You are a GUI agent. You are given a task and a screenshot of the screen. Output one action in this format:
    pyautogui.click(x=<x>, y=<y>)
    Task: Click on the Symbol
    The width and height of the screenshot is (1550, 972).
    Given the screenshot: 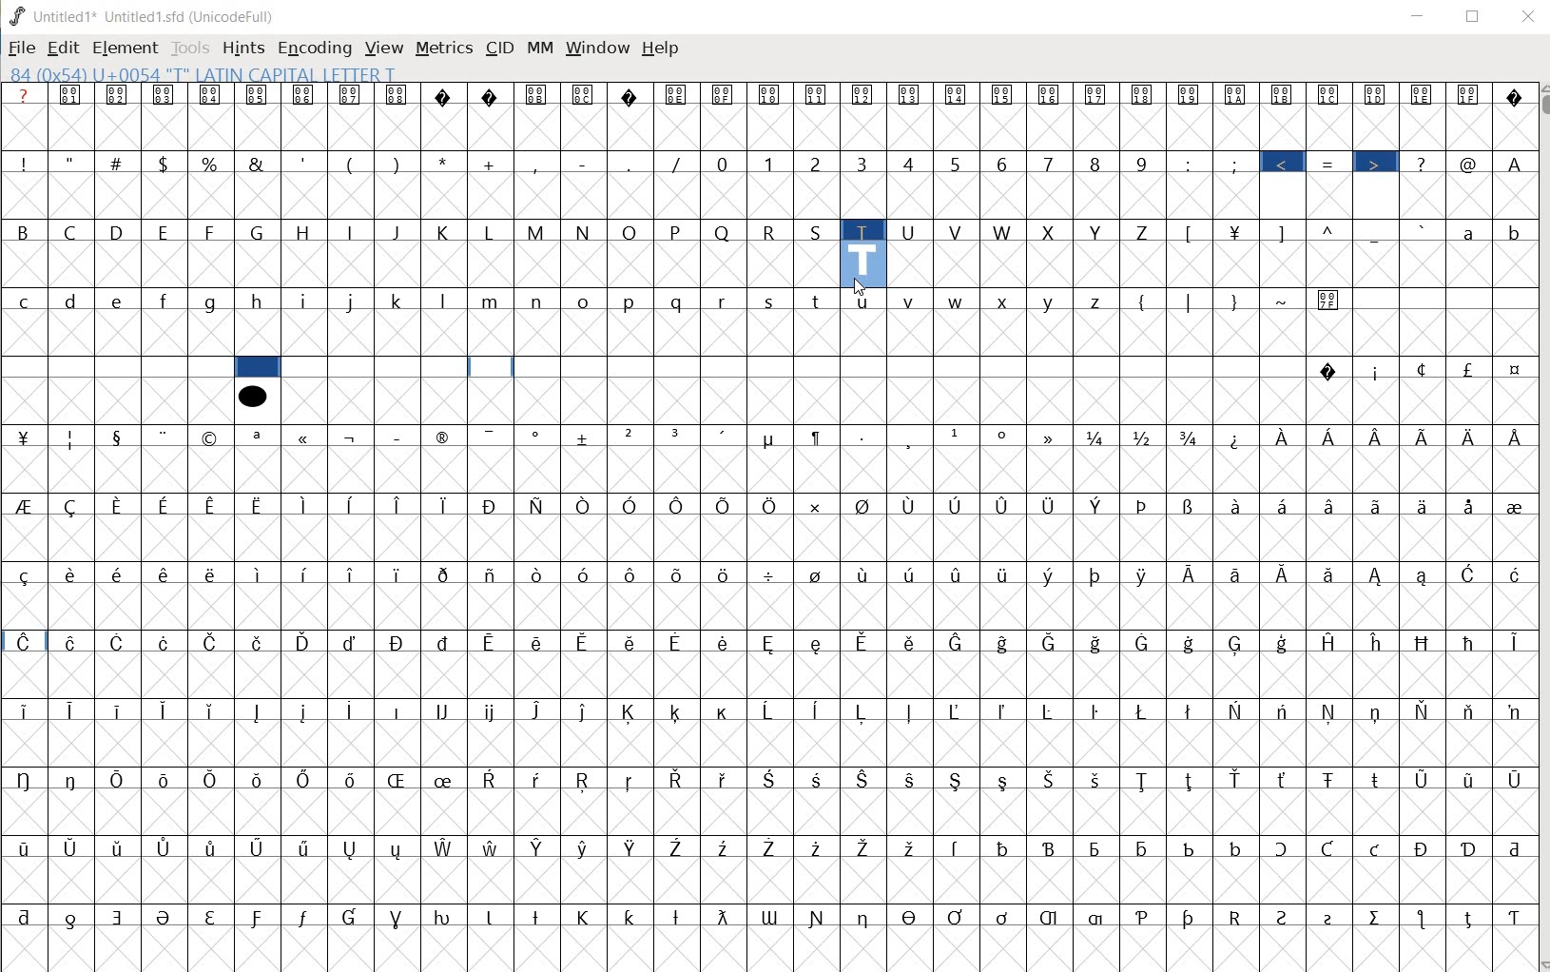 What is the action you would take?
    pyautogui.click(x=493, y=915)
    